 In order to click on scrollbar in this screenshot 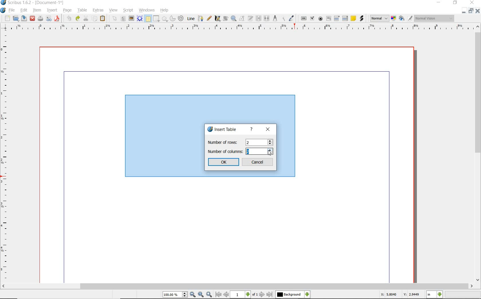, I will do `click(478, 154)`.